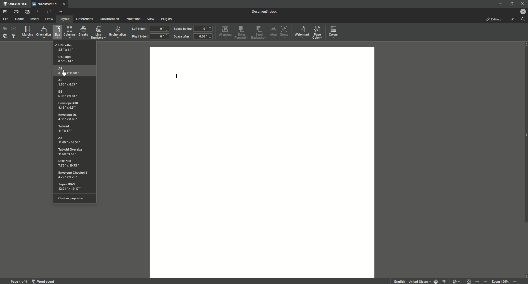  Describe the element at coordinates (43, 33) in the screenshot. I see `Orientation` at that location.